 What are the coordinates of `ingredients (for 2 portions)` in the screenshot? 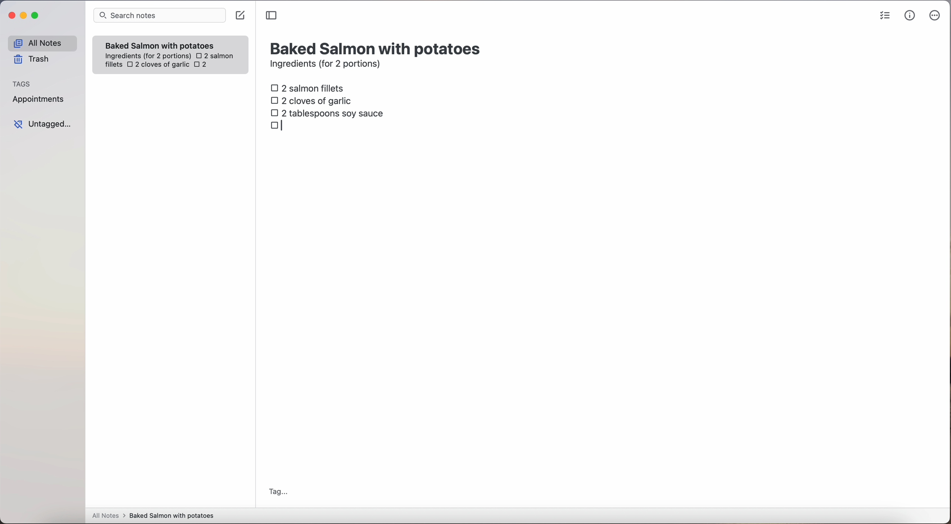 It's located at (327, 65).